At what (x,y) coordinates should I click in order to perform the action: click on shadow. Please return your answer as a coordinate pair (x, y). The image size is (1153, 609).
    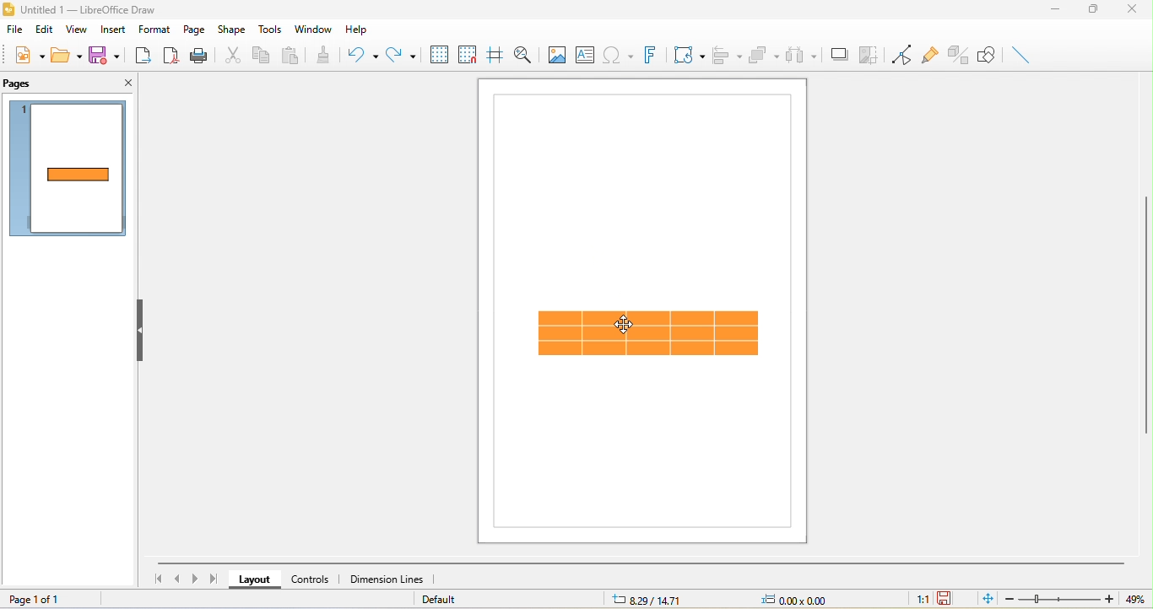
    Looking at the image, I should click on (836, 55).